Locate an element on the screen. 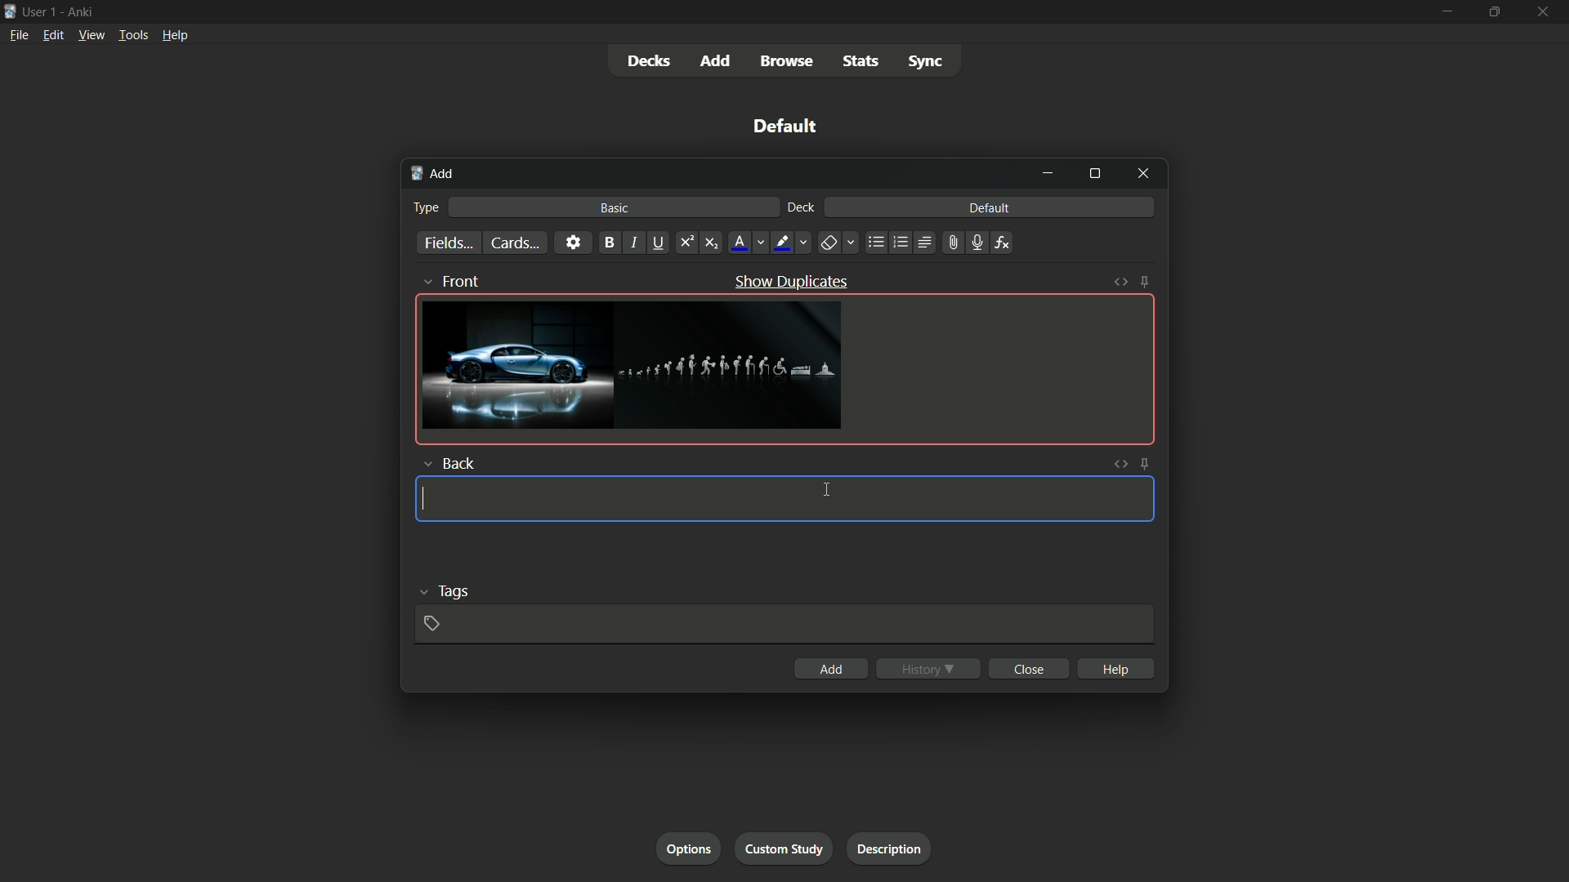 The image size is (1569, 882). stats is located at coordinates (860, 62).